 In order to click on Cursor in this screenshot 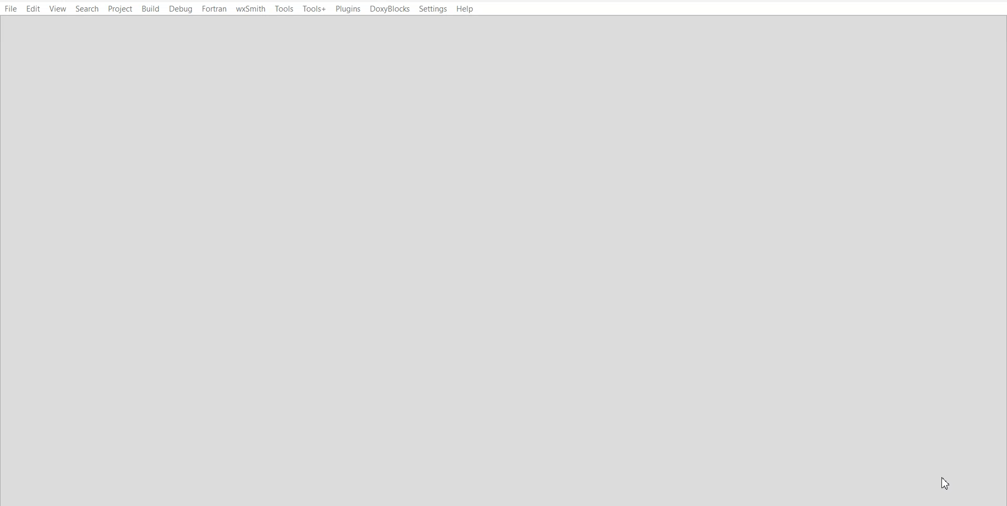, I will do `click(945, 483)`.